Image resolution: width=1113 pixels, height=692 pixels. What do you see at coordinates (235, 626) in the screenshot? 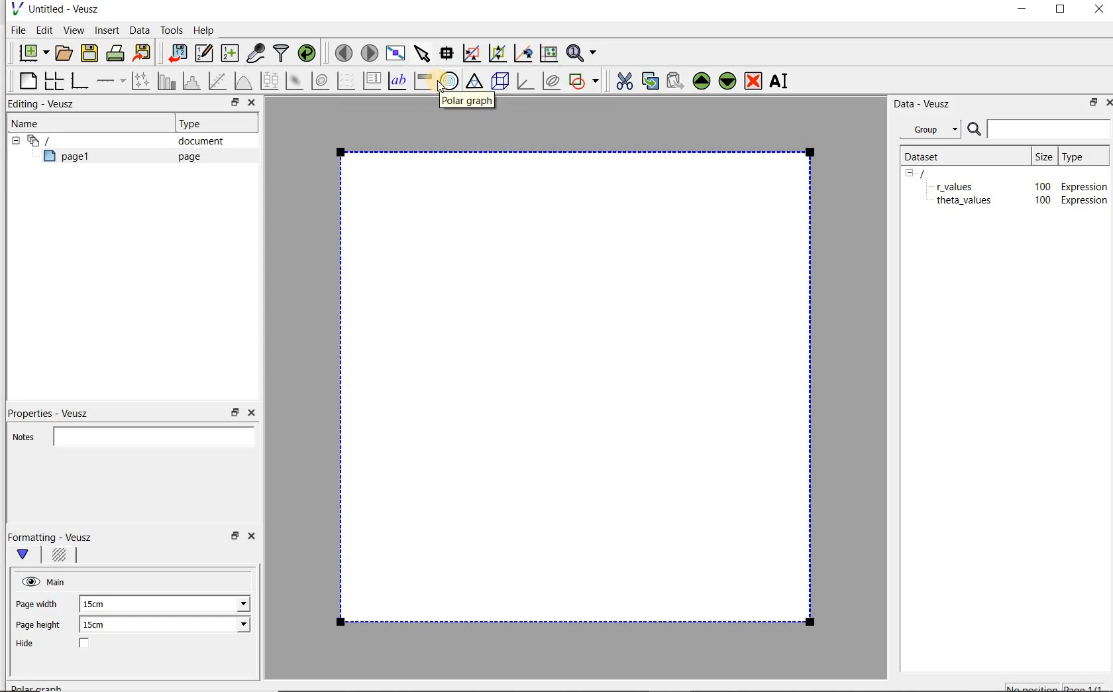
I see `Page height dropdown` at bounding box center [235, 626].